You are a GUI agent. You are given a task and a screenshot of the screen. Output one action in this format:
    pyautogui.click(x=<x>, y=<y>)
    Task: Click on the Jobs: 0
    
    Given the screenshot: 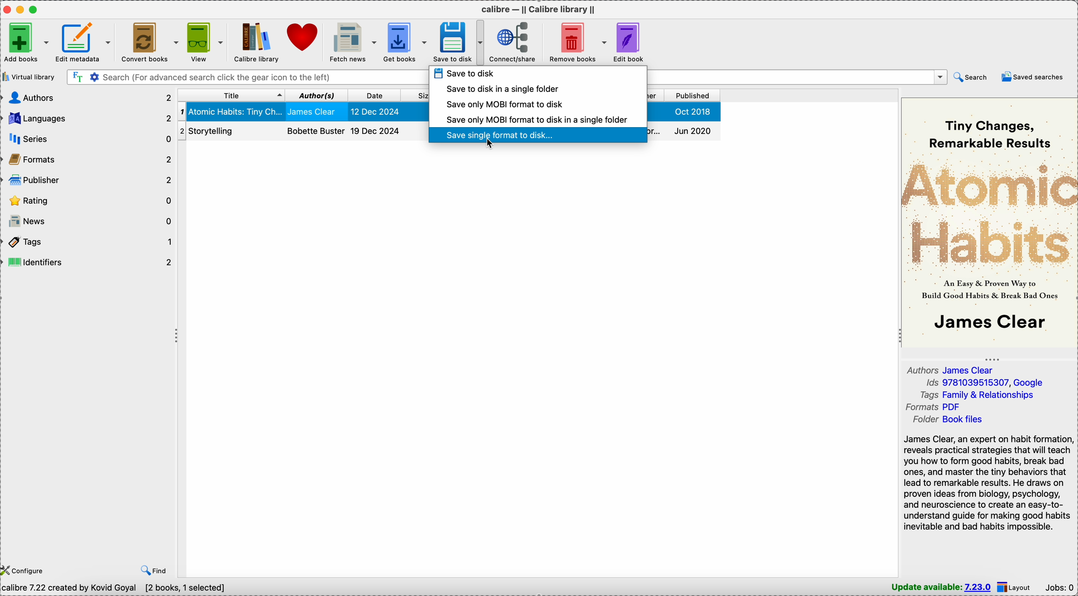 What is the action you would take?
    pyautogui.click(x=1059, y=586)
    